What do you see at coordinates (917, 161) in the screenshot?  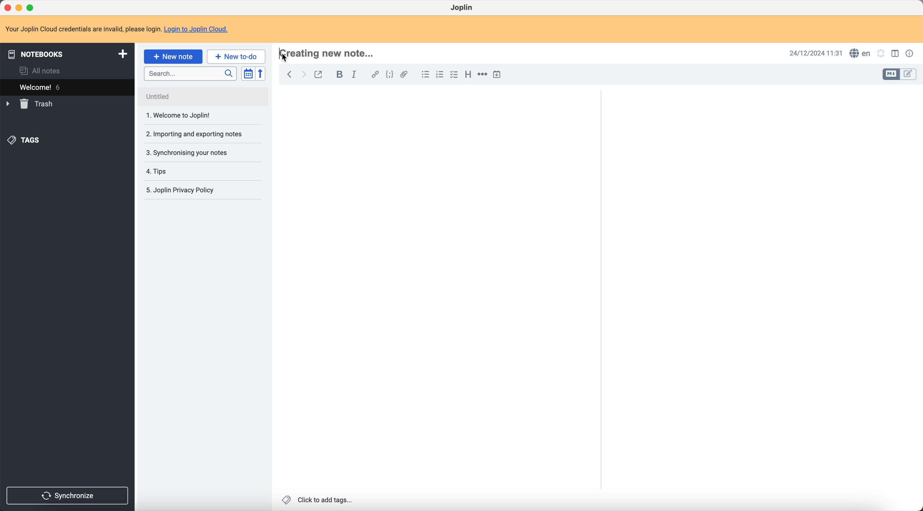 I see `scroll bar` at bounding box center [917, 161].